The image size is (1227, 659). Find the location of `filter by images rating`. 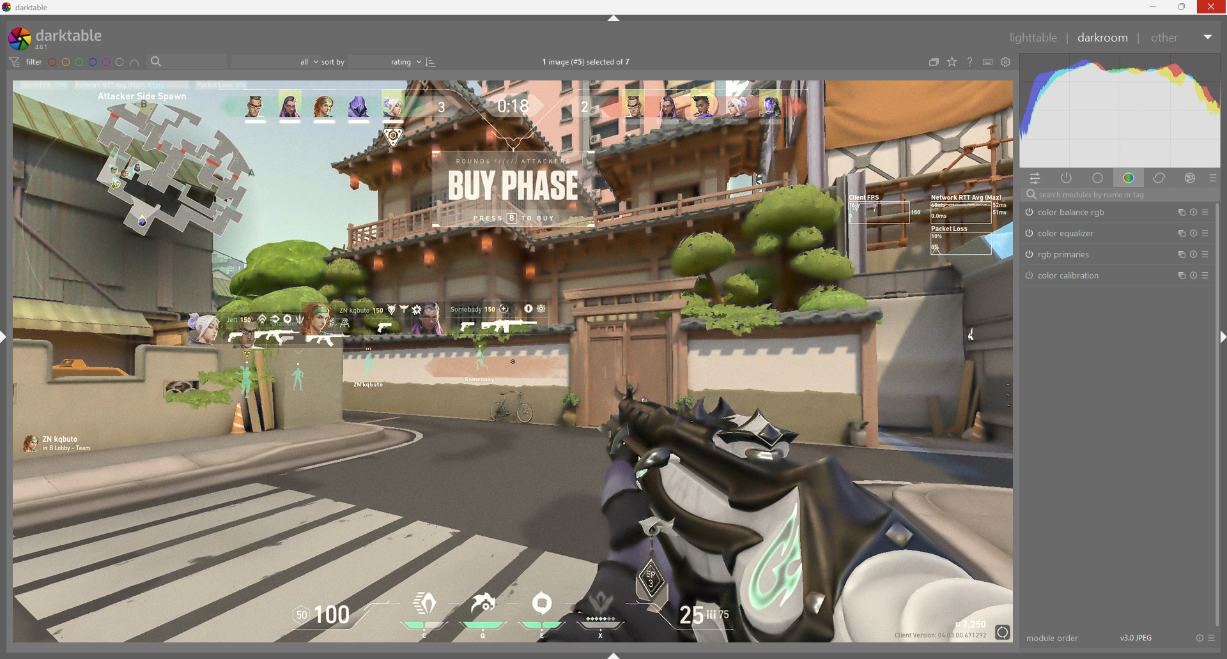

filter by images rating is located at coordinates (276, 62).